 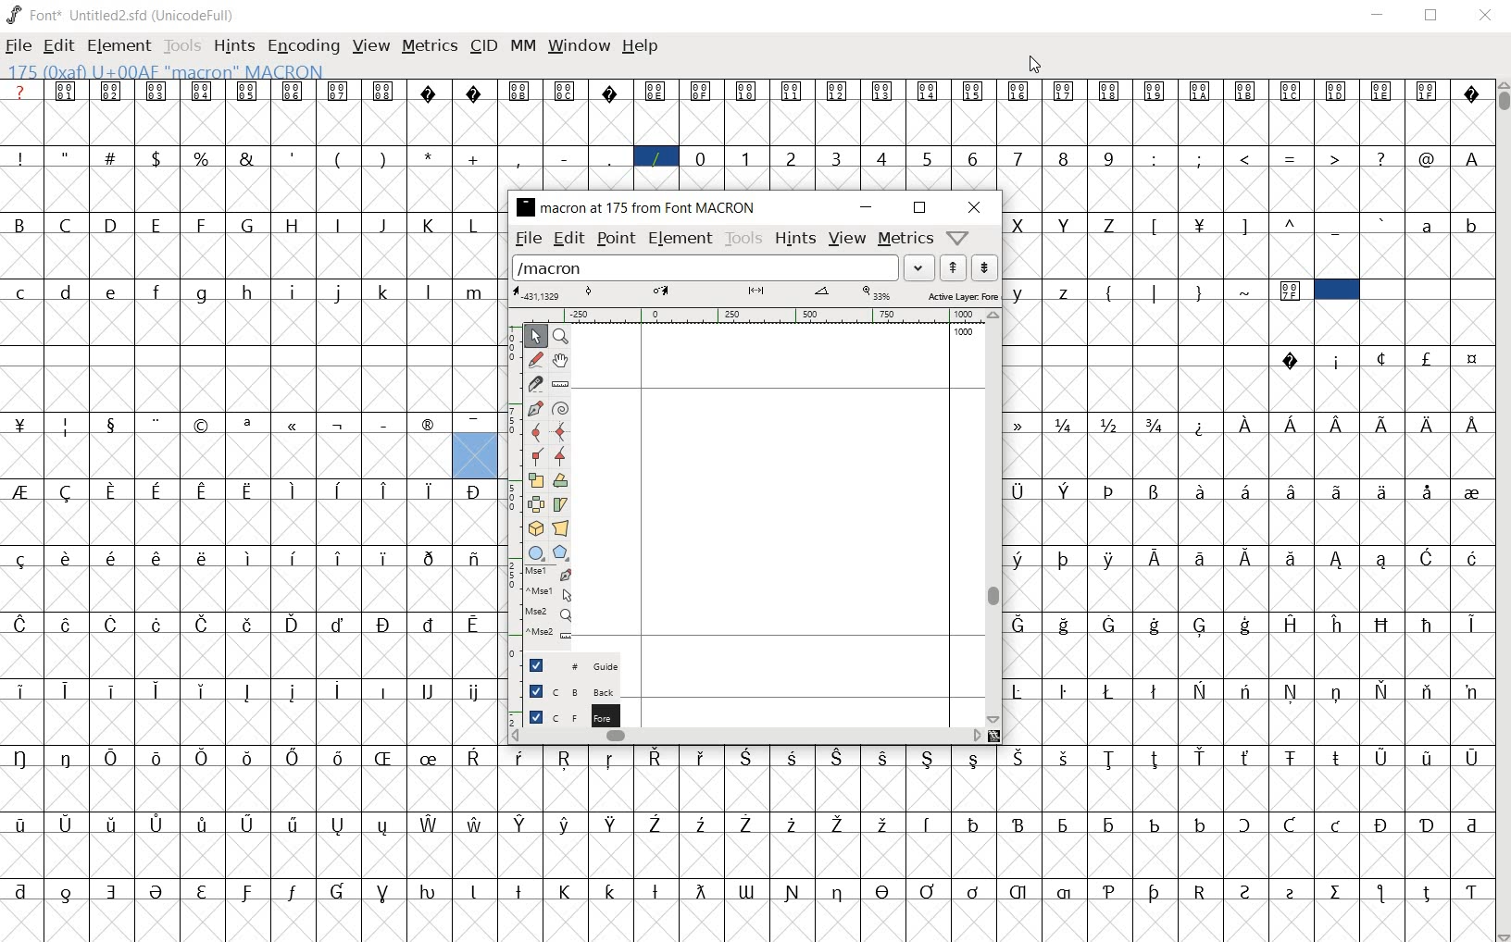 What do you see at coordinates (388, 825) in the screenshot?
I see `Symbol` at bounding box center [388, 825].